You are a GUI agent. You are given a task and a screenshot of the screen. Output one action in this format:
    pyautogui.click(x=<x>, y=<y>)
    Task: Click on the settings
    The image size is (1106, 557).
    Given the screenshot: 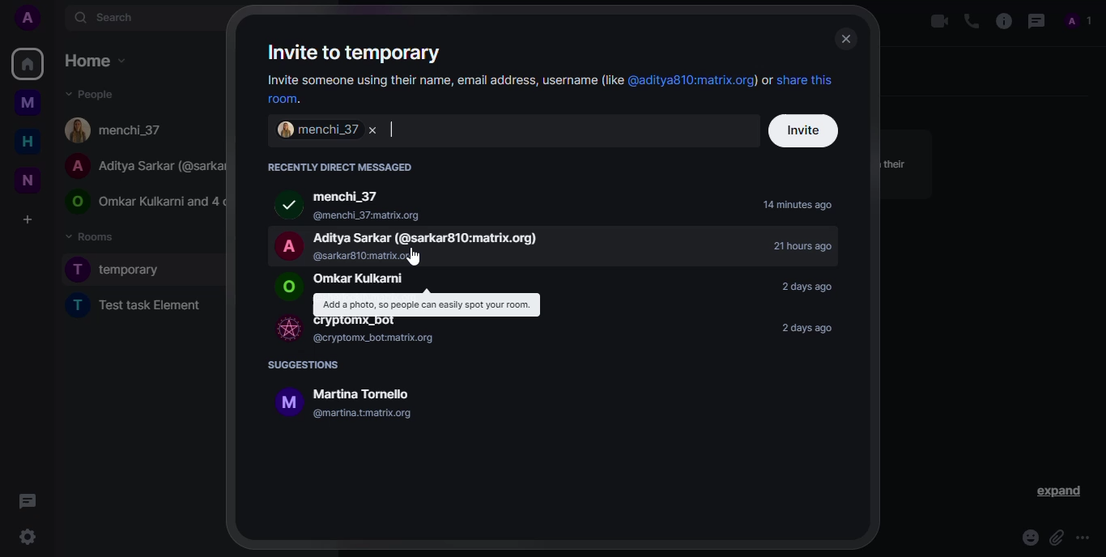 What is the action you would take?
    pyautogui.click(x=28, y=537)
    